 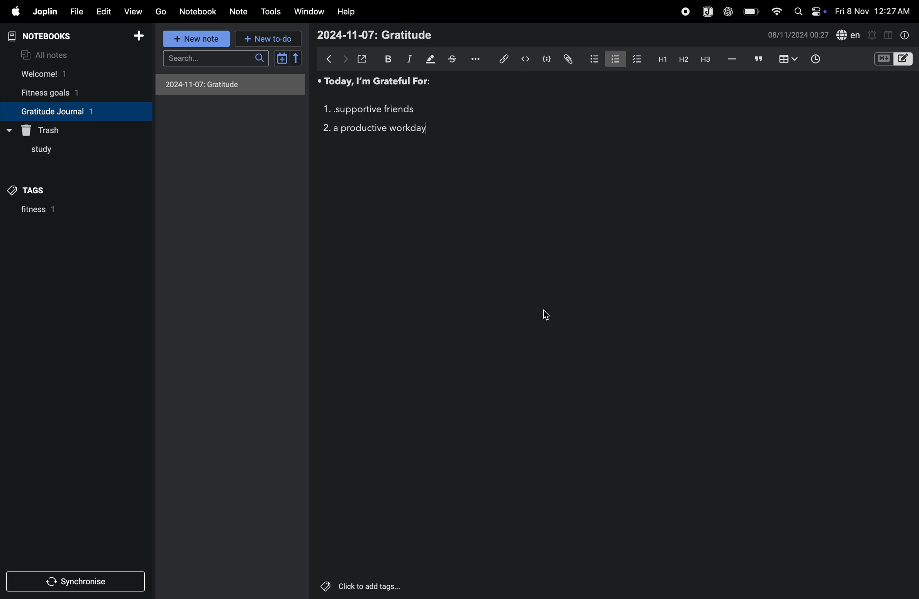 I want to click on calendar, so click(x=287, y=58).